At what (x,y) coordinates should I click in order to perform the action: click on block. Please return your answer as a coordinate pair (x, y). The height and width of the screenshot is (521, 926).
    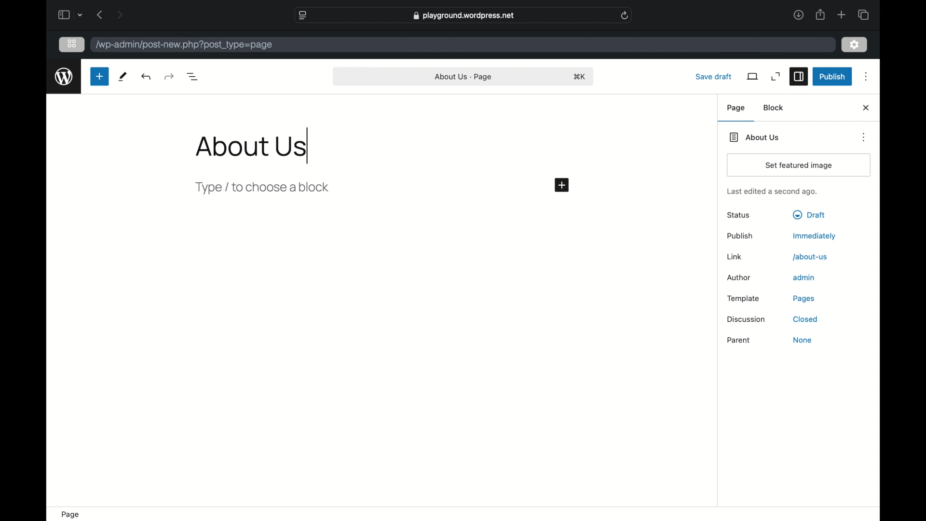
    Looking at the image, I should click on (774, 108).